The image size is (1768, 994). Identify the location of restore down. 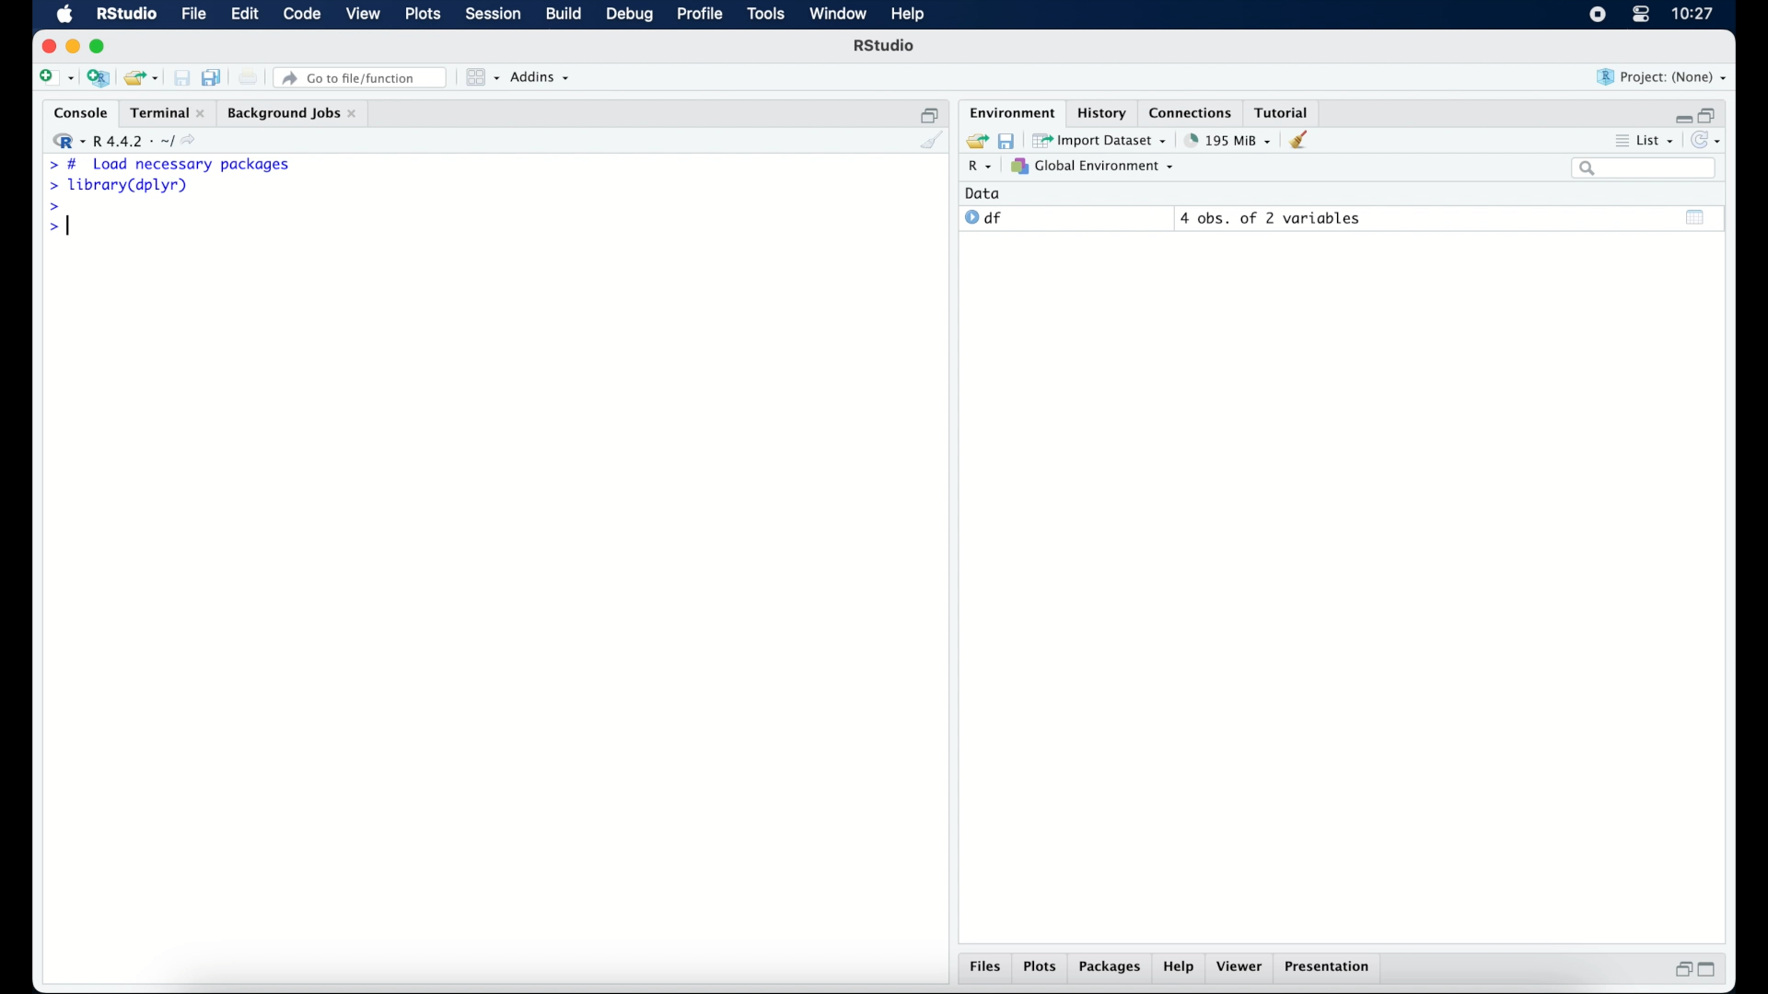
(930, 113).